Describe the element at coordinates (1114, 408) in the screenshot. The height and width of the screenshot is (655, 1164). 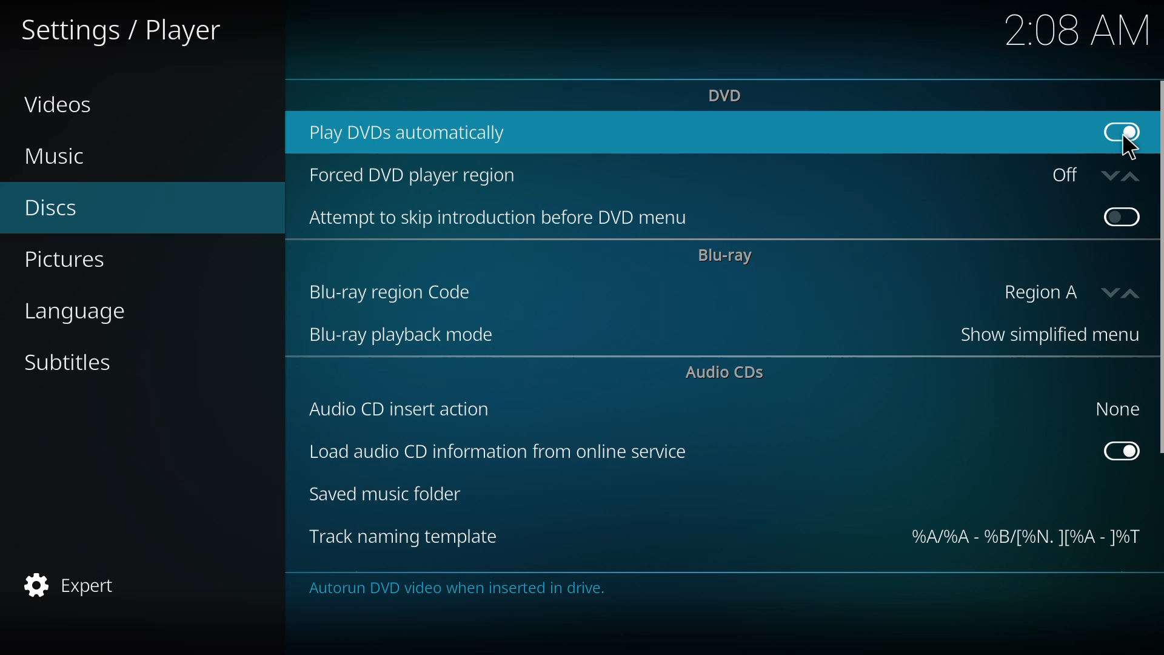
I see `none` at that location.